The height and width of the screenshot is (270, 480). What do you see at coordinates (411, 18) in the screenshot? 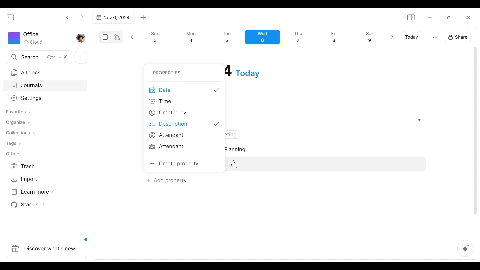
I see `Show/Hide Sidebar` at bounding box center [411, 18].